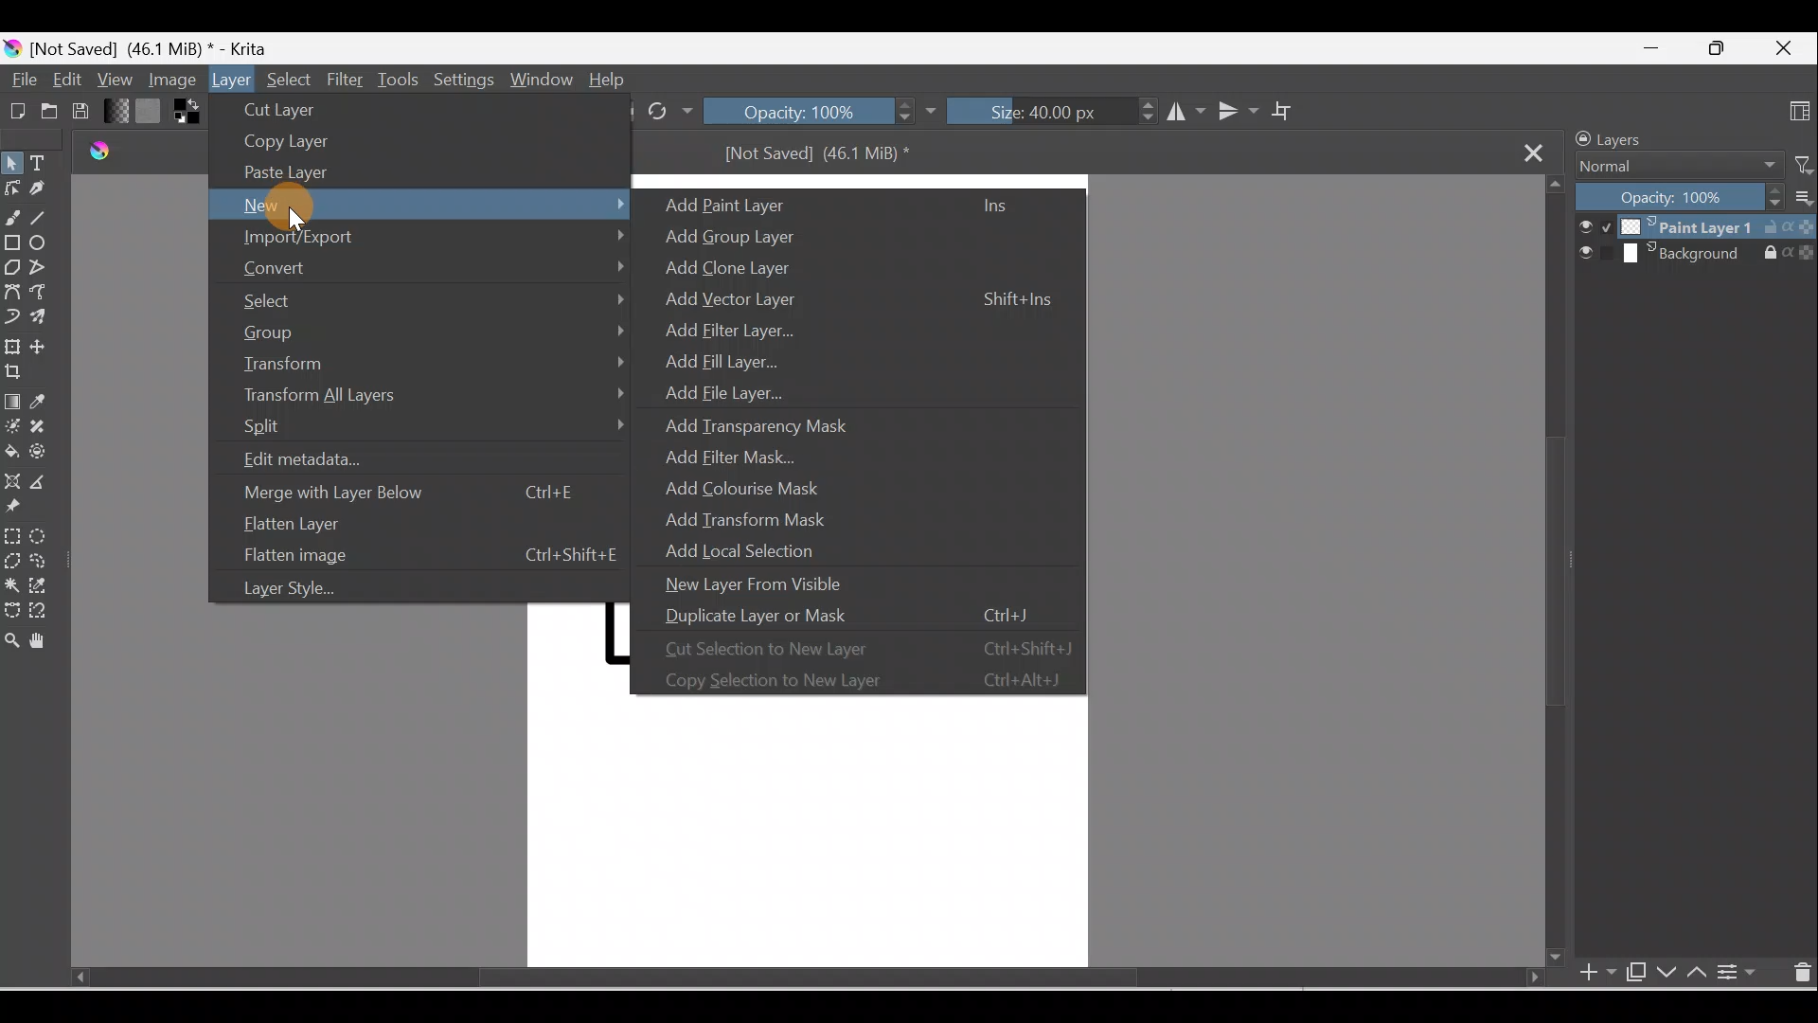  Describe the element at coordinates (425, 555) in the screenshot. I see `Flatten image  Ctrl+Shift+E` at that location.